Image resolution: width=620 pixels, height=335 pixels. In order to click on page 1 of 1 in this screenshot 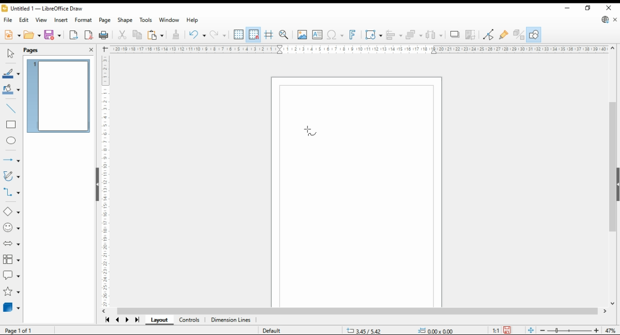, I will do `click(19, 329)`.